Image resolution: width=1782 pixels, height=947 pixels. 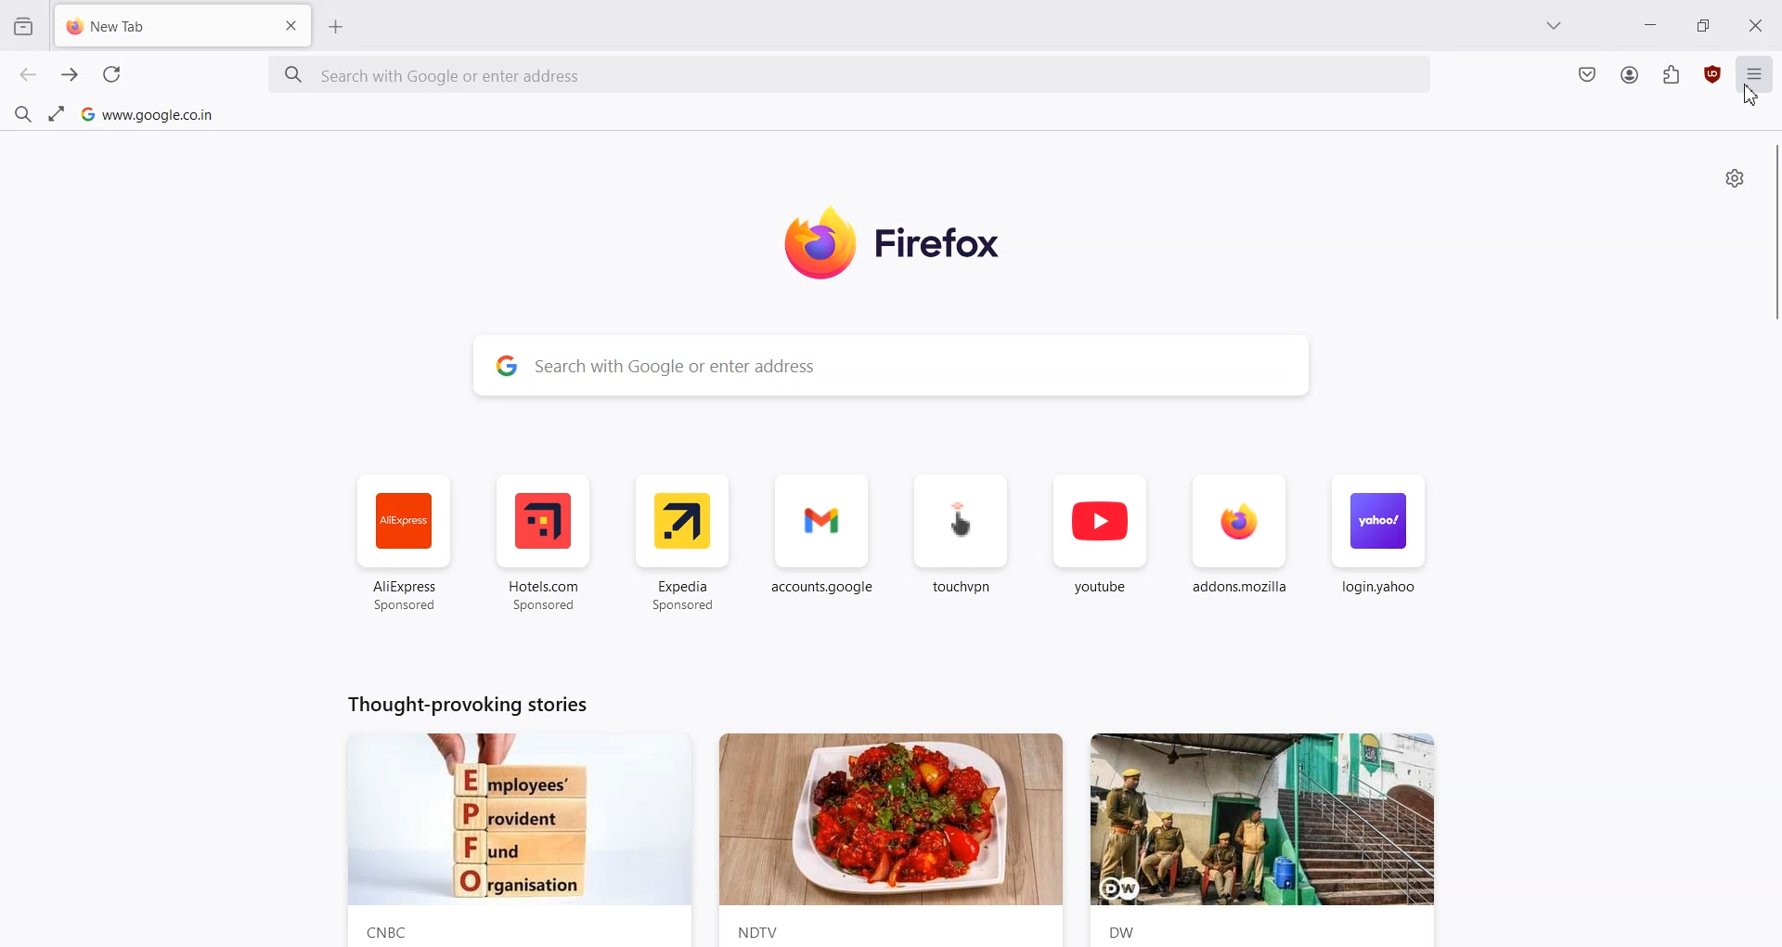 I want to click on Close, so click(x=1757, y=24).